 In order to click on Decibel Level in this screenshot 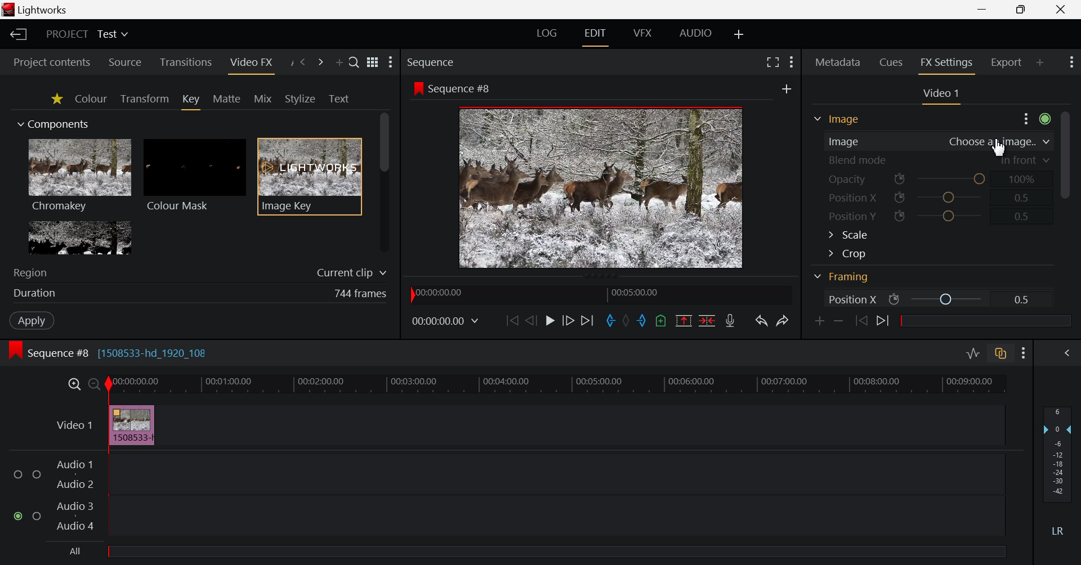, I will do `click(1058, 470)`.